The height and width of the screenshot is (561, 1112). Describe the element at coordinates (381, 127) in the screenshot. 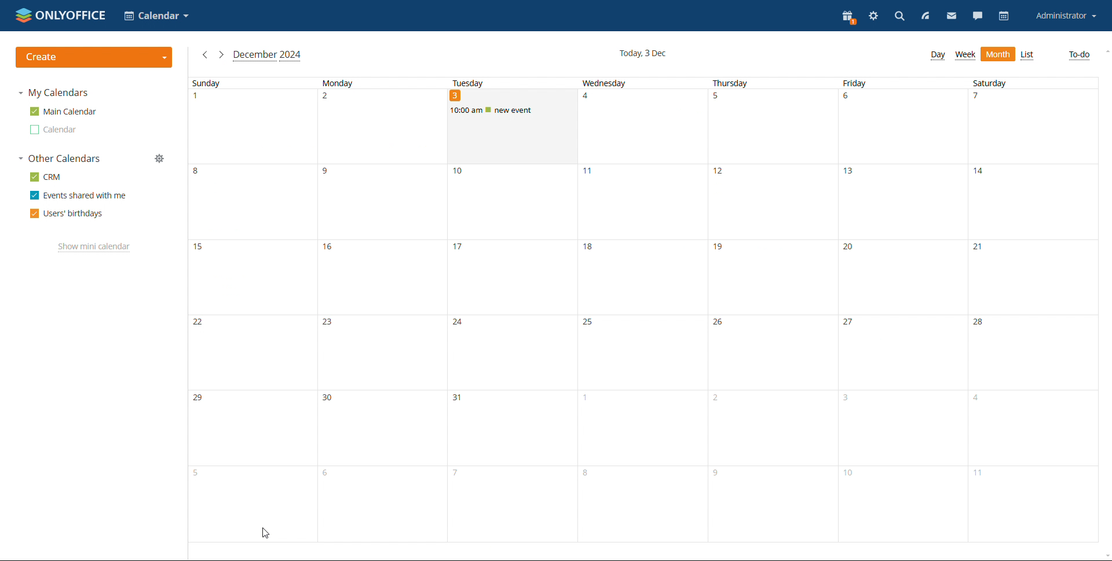

I see `2` at that location.